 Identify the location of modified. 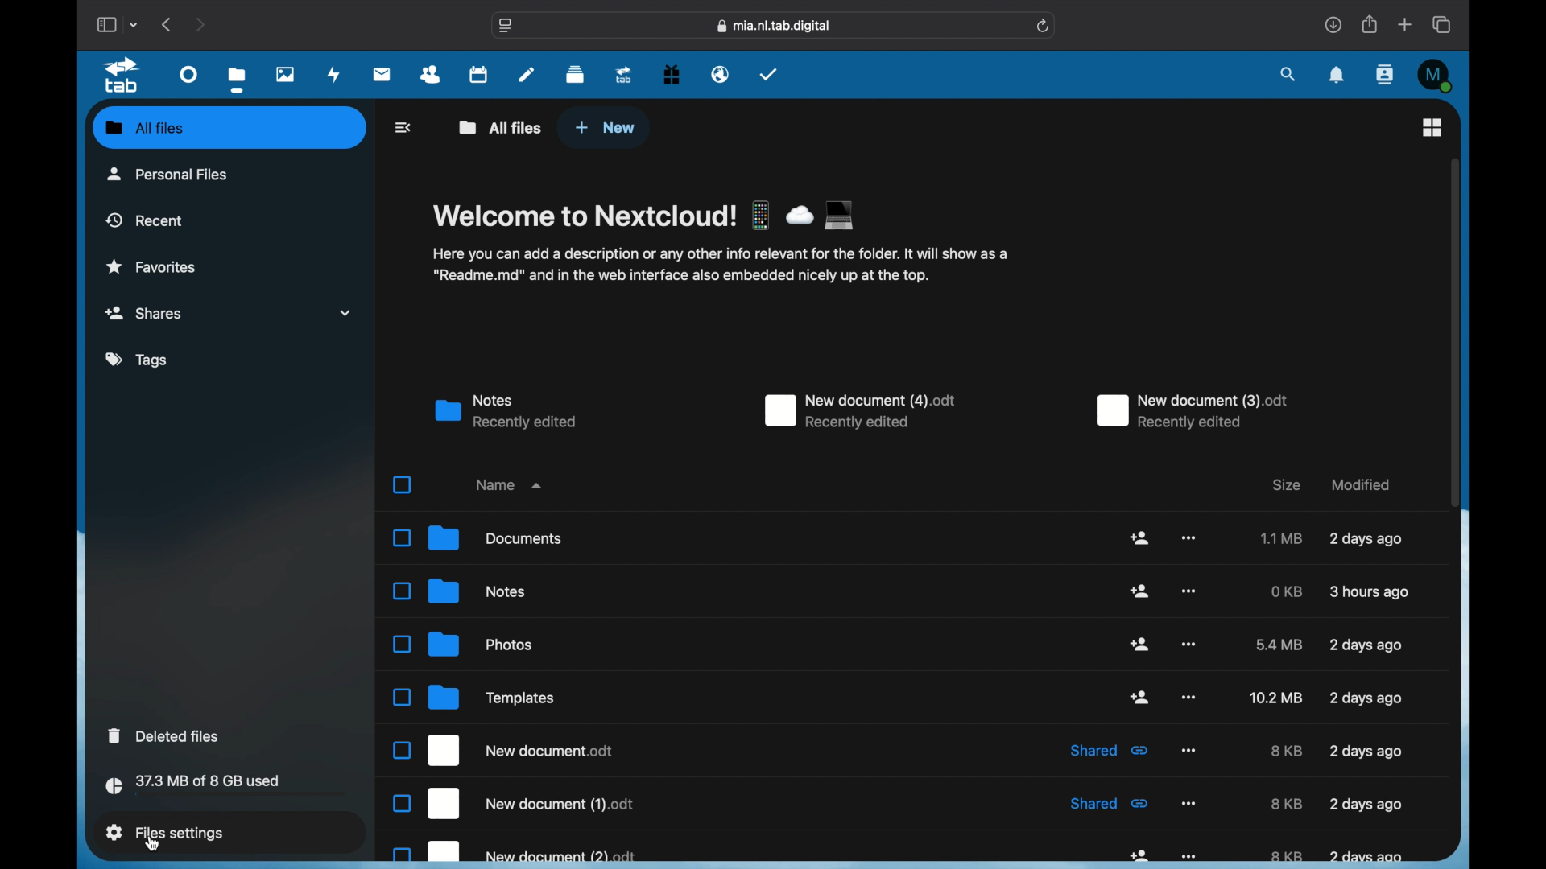
(1367, 540).